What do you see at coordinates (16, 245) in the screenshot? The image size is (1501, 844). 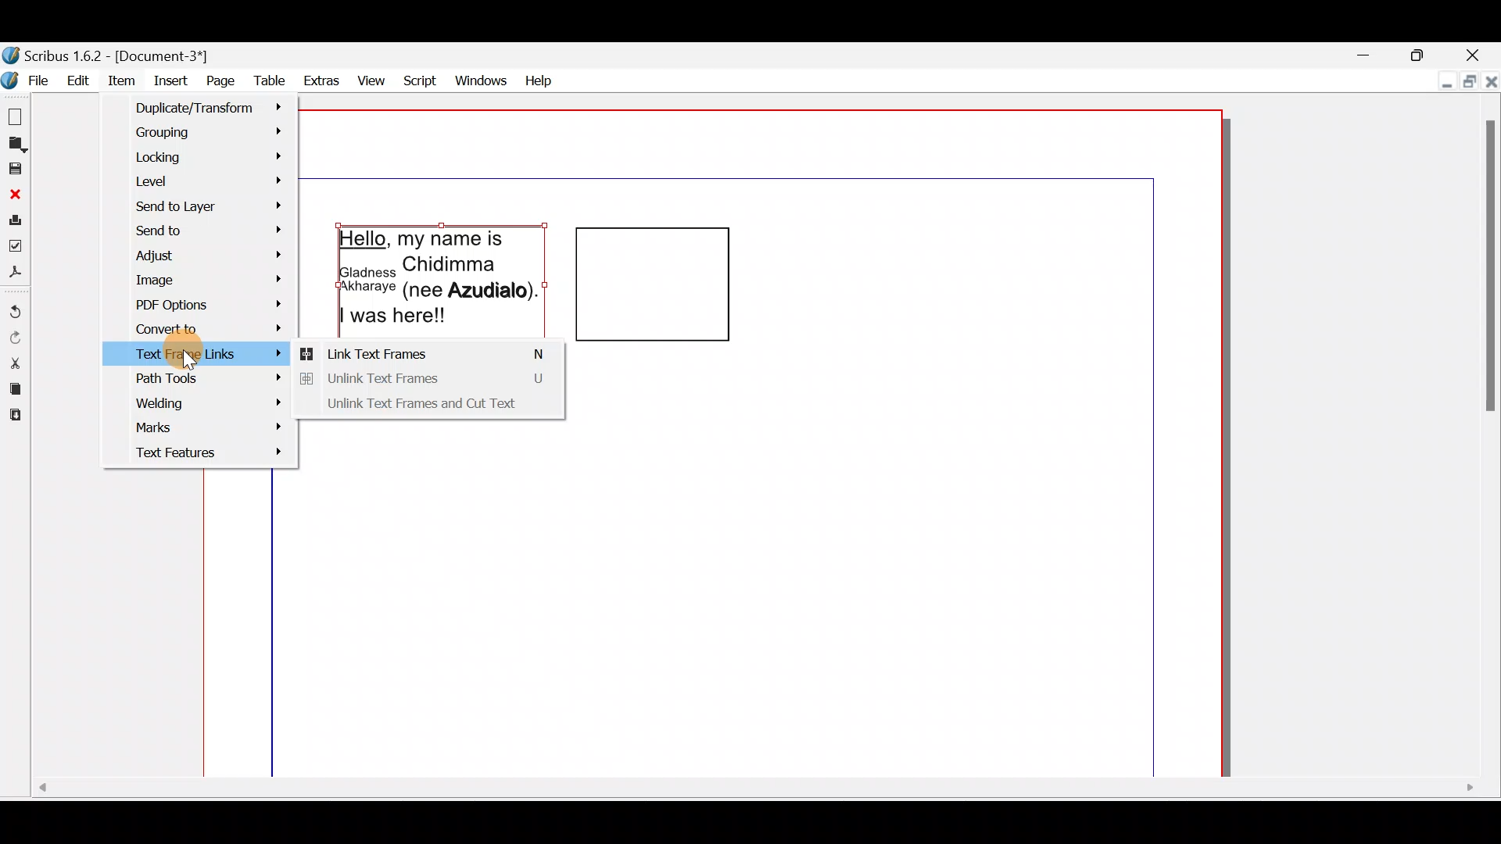 I see `Preflight verifier` at bounding box center [16, 245].